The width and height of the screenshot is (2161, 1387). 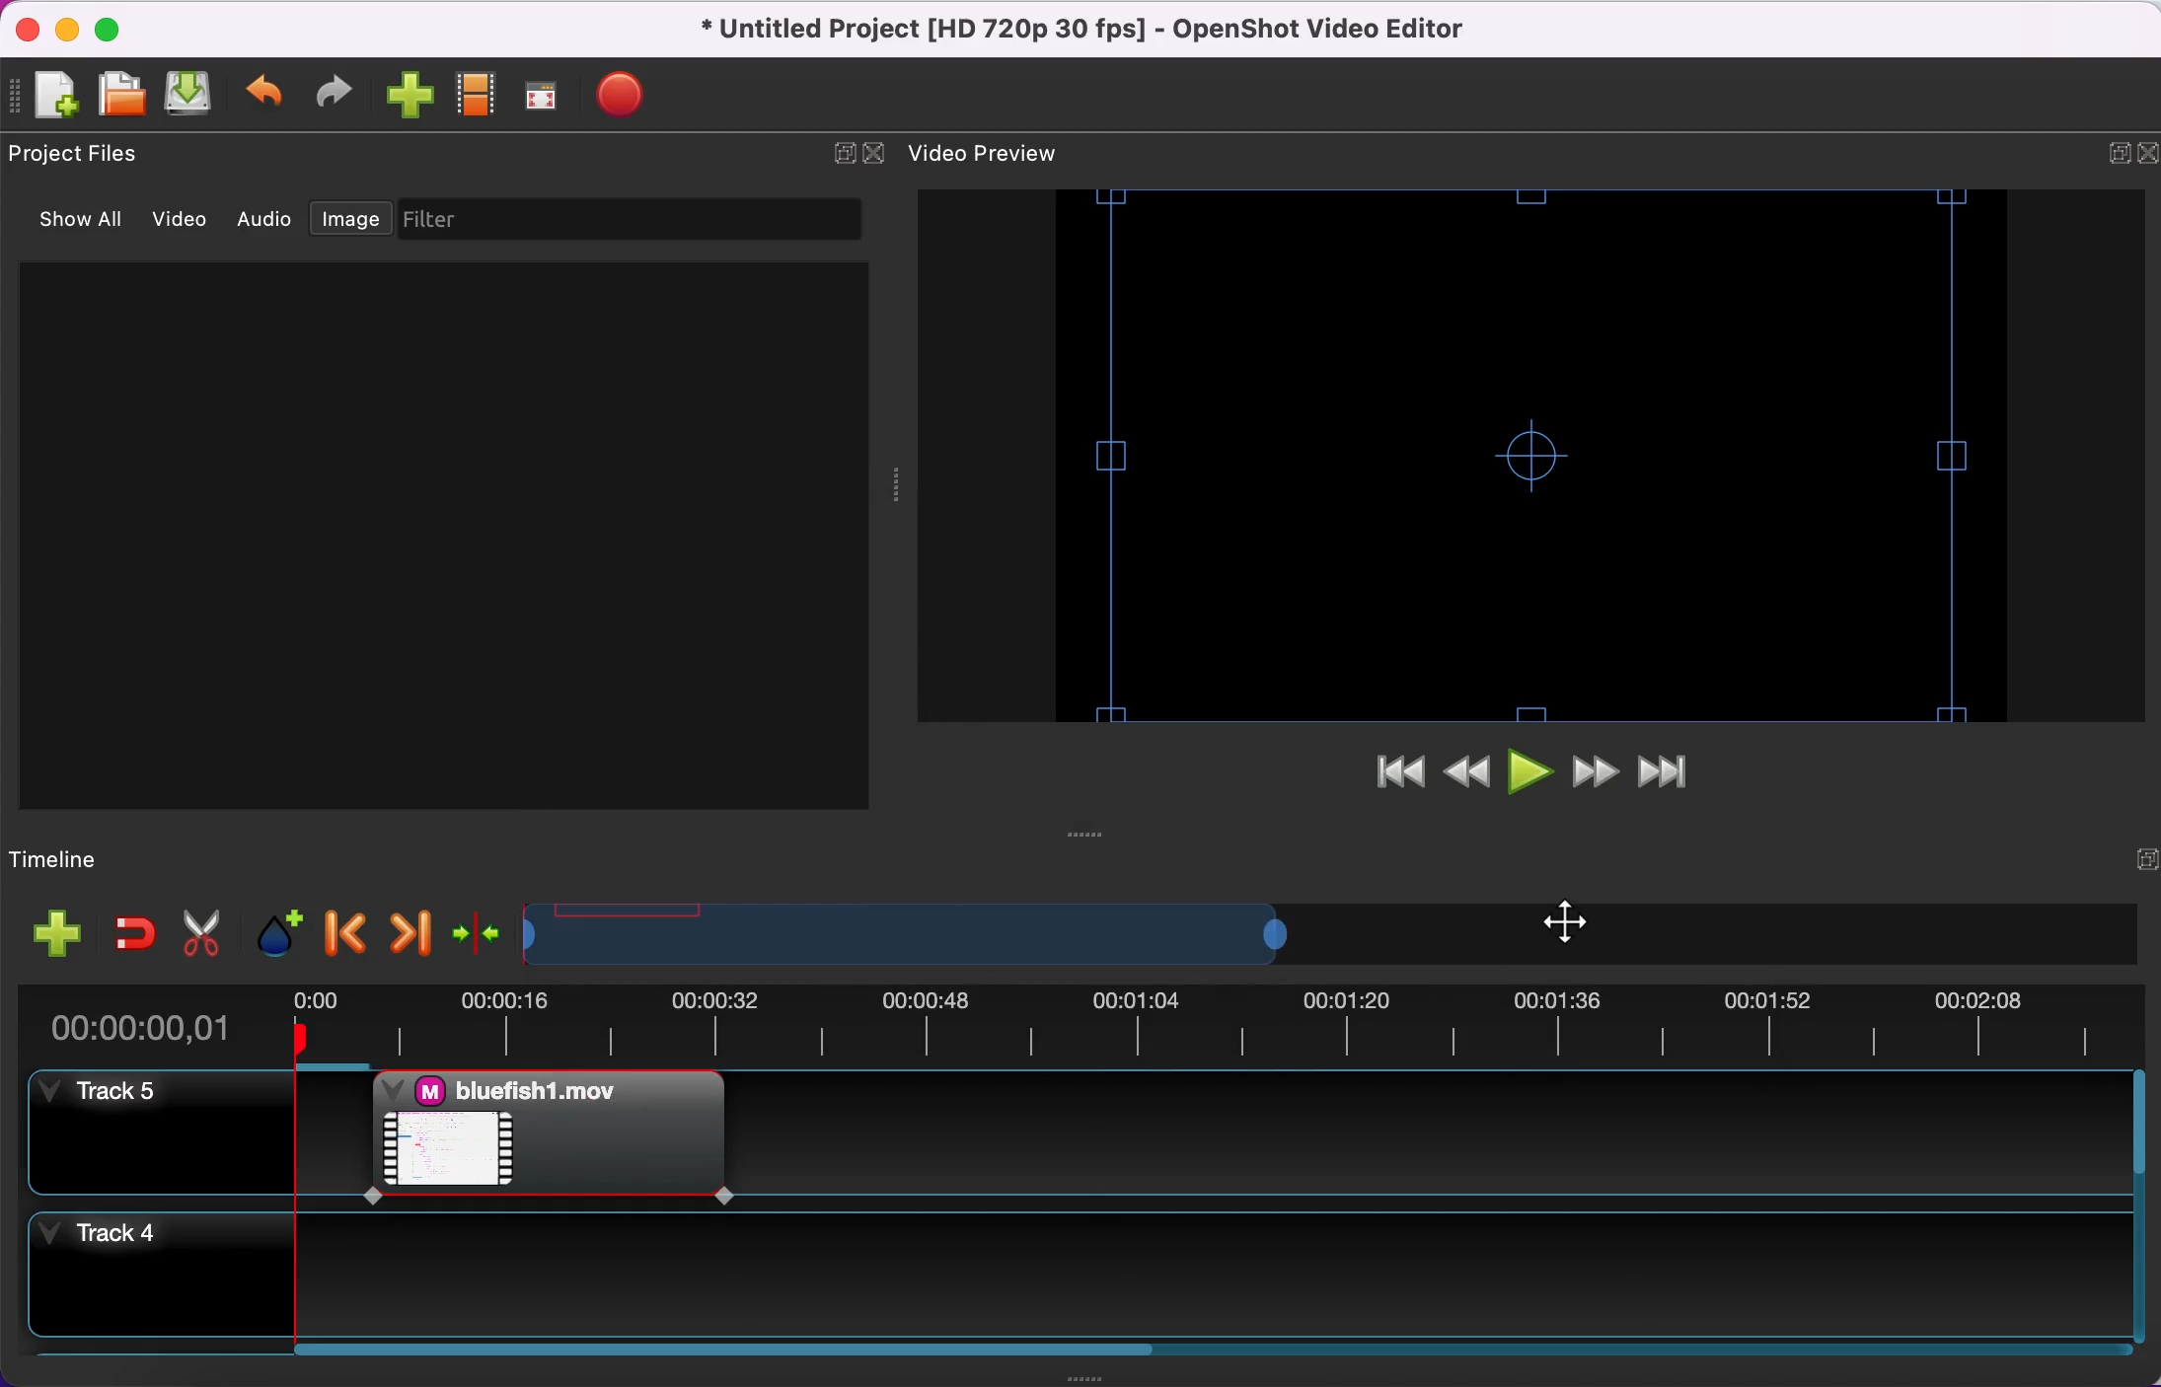 I want to click on timeline, so click(x=76, y=856).